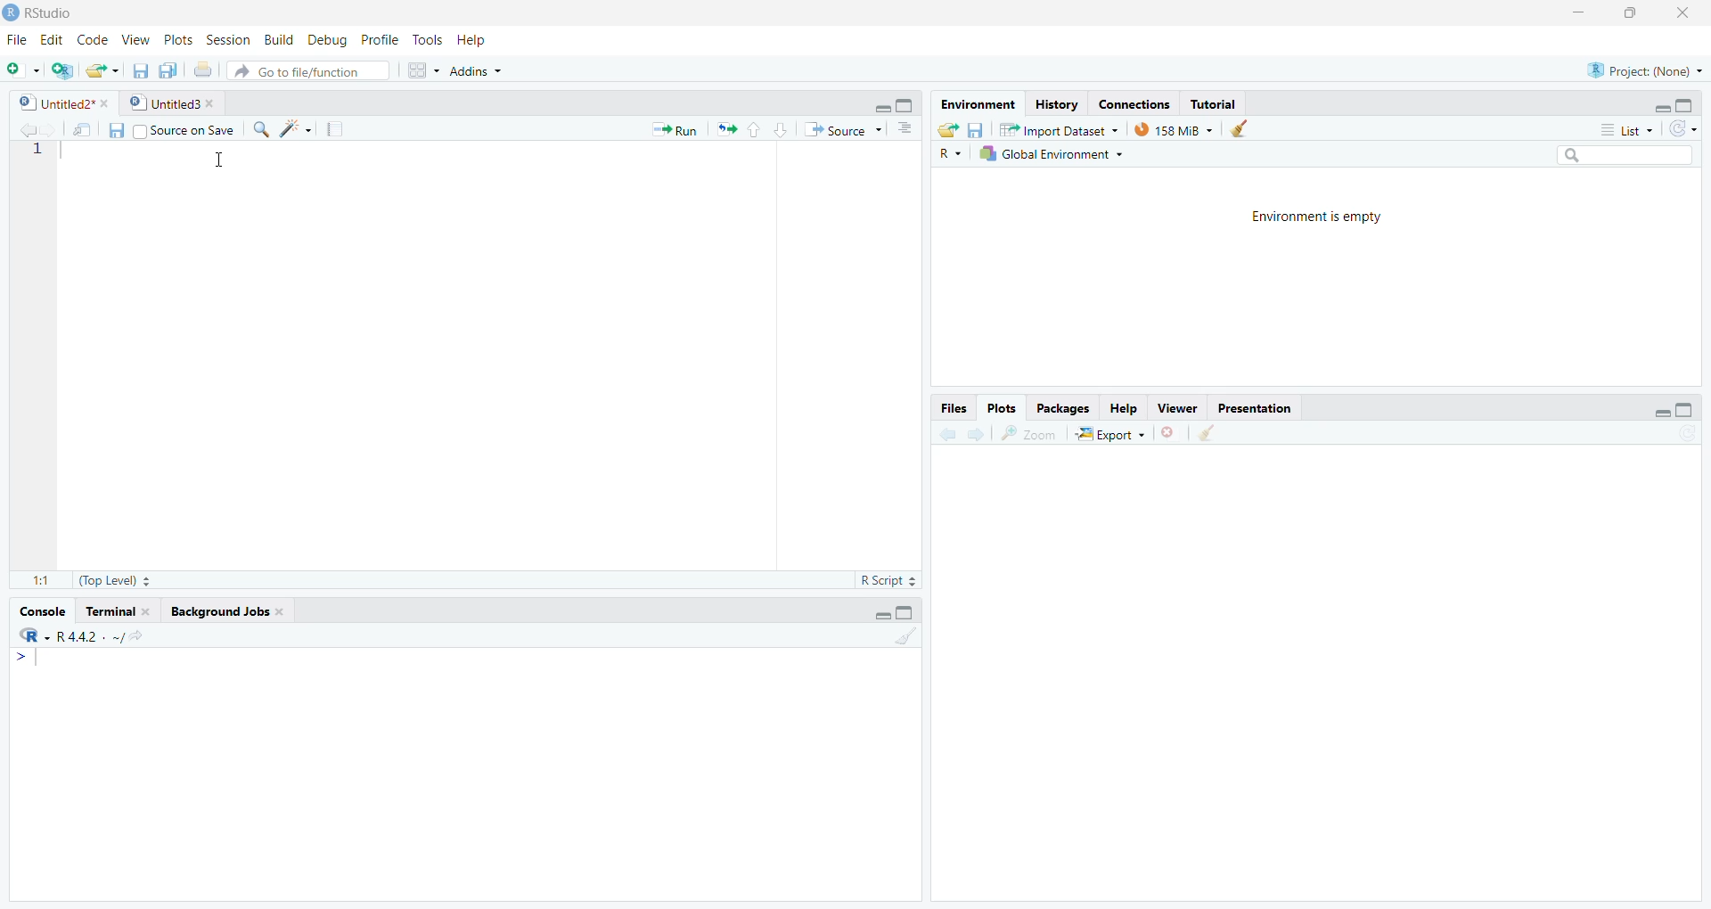 The width and height of the screenshot is (1711, 909). I want to click on Viewer, so click(1178, 408).